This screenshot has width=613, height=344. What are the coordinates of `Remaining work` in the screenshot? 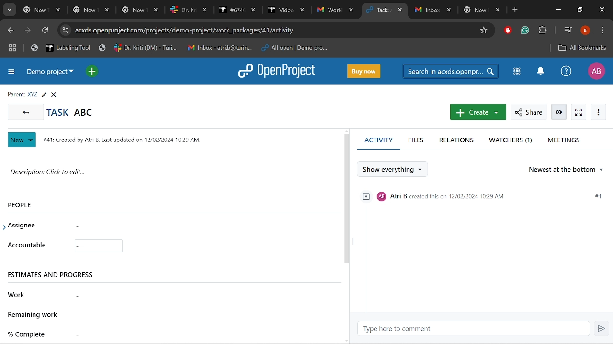 It's located at (153, 314).